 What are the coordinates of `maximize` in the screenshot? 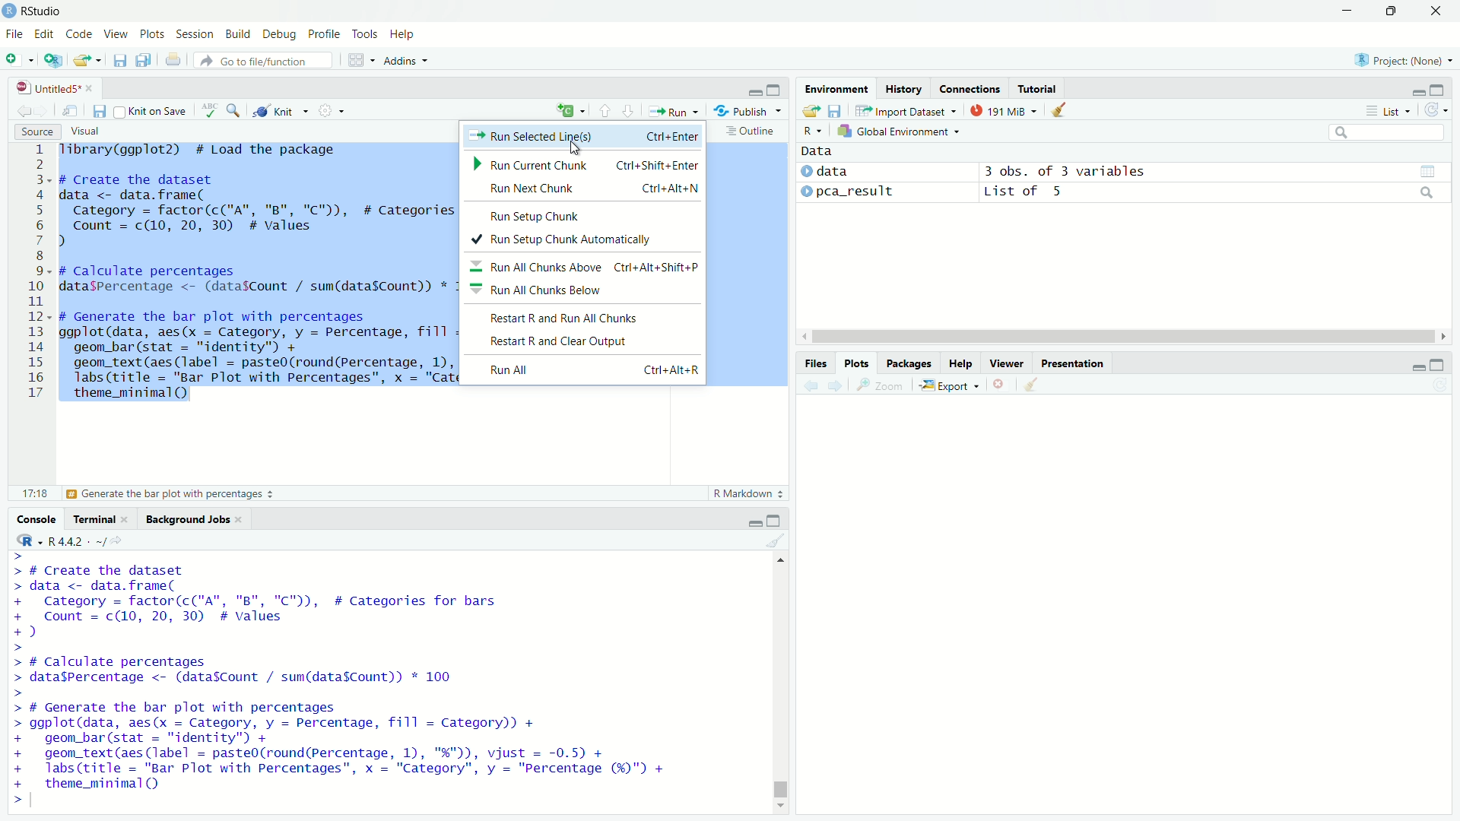 It's located at (1437, 363).